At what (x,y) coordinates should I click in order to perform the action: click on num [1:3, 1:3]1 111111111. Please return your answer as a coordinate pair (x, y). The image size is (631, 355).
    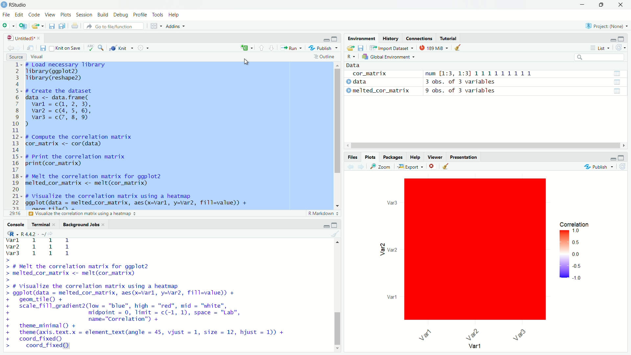
    Looking at the image, I should click on (525, 74).